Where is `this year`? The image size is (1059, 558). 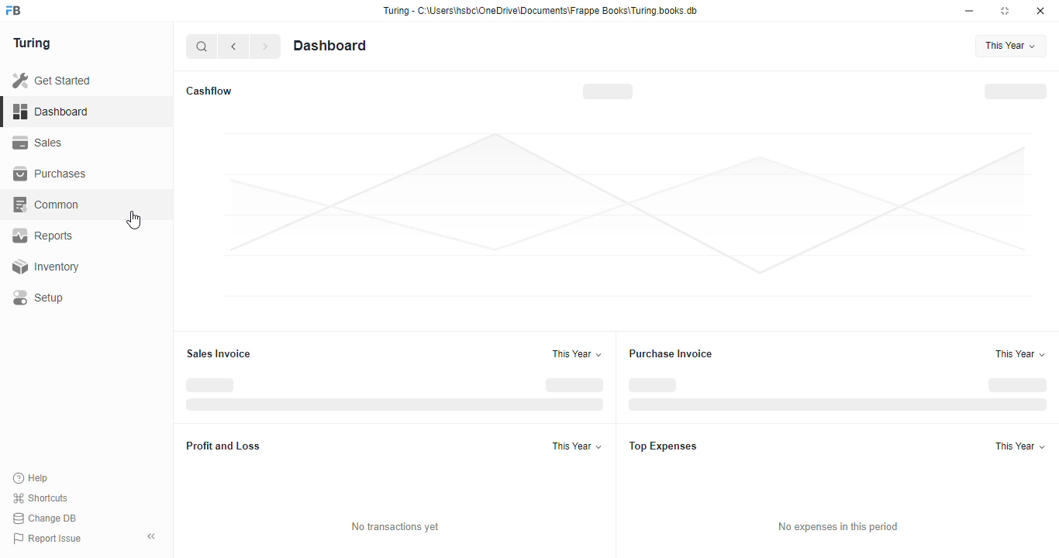
this year is located at coordinates (1011, 46).